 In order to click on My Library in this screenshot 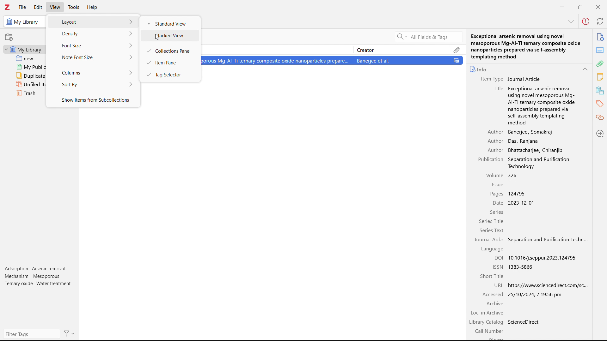, I will do `click(23, 21)`.